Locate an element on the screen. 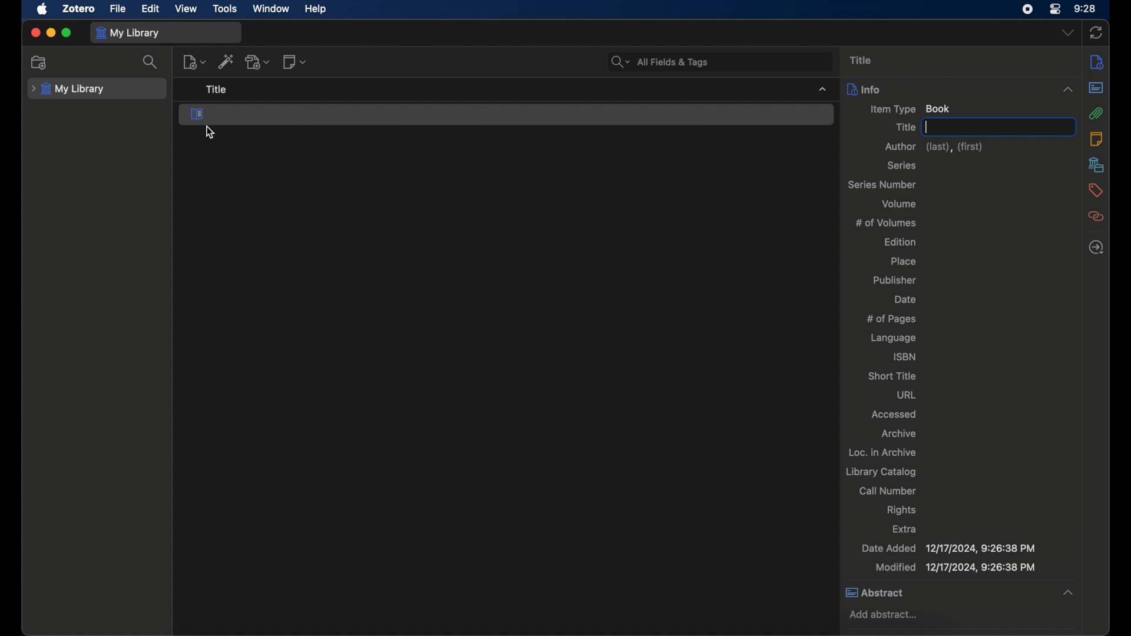 The width and height of the screenshot is (1131, 636). date is located at coordinates (905, 299).